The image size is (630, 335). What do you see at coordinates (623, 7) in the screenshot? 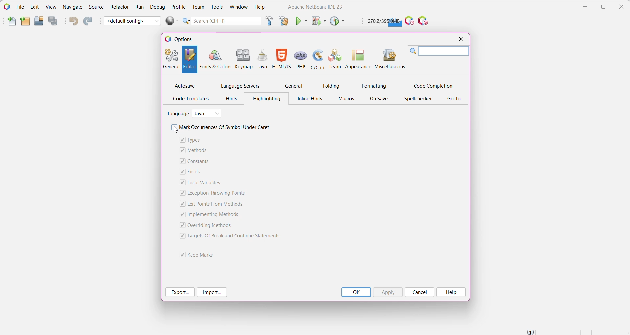
I see `Close` at bounding box center [623, 7].